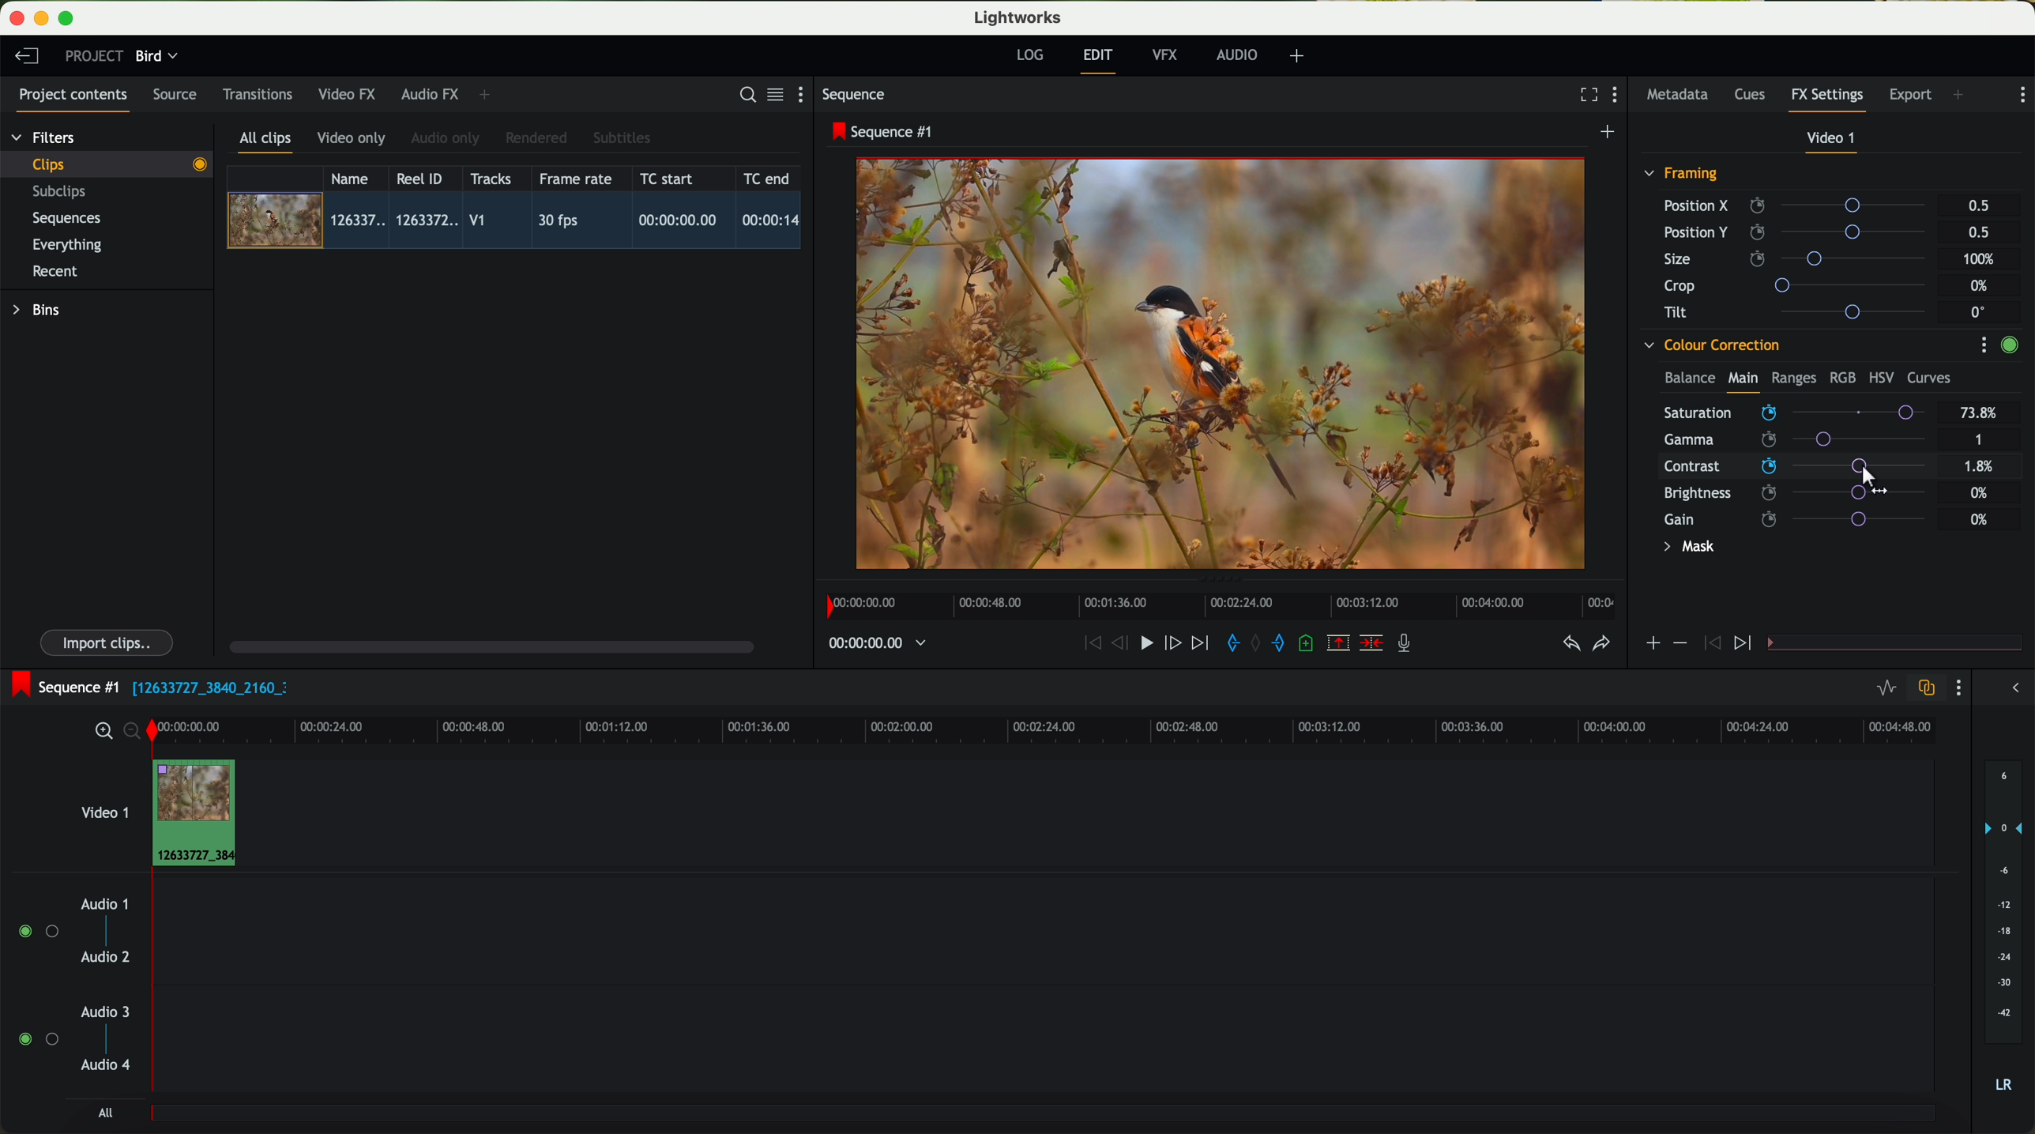  What do you see at coordinates (1682, 175) in the screenshot?
I see `framing` at bounding box center [1682, 175].